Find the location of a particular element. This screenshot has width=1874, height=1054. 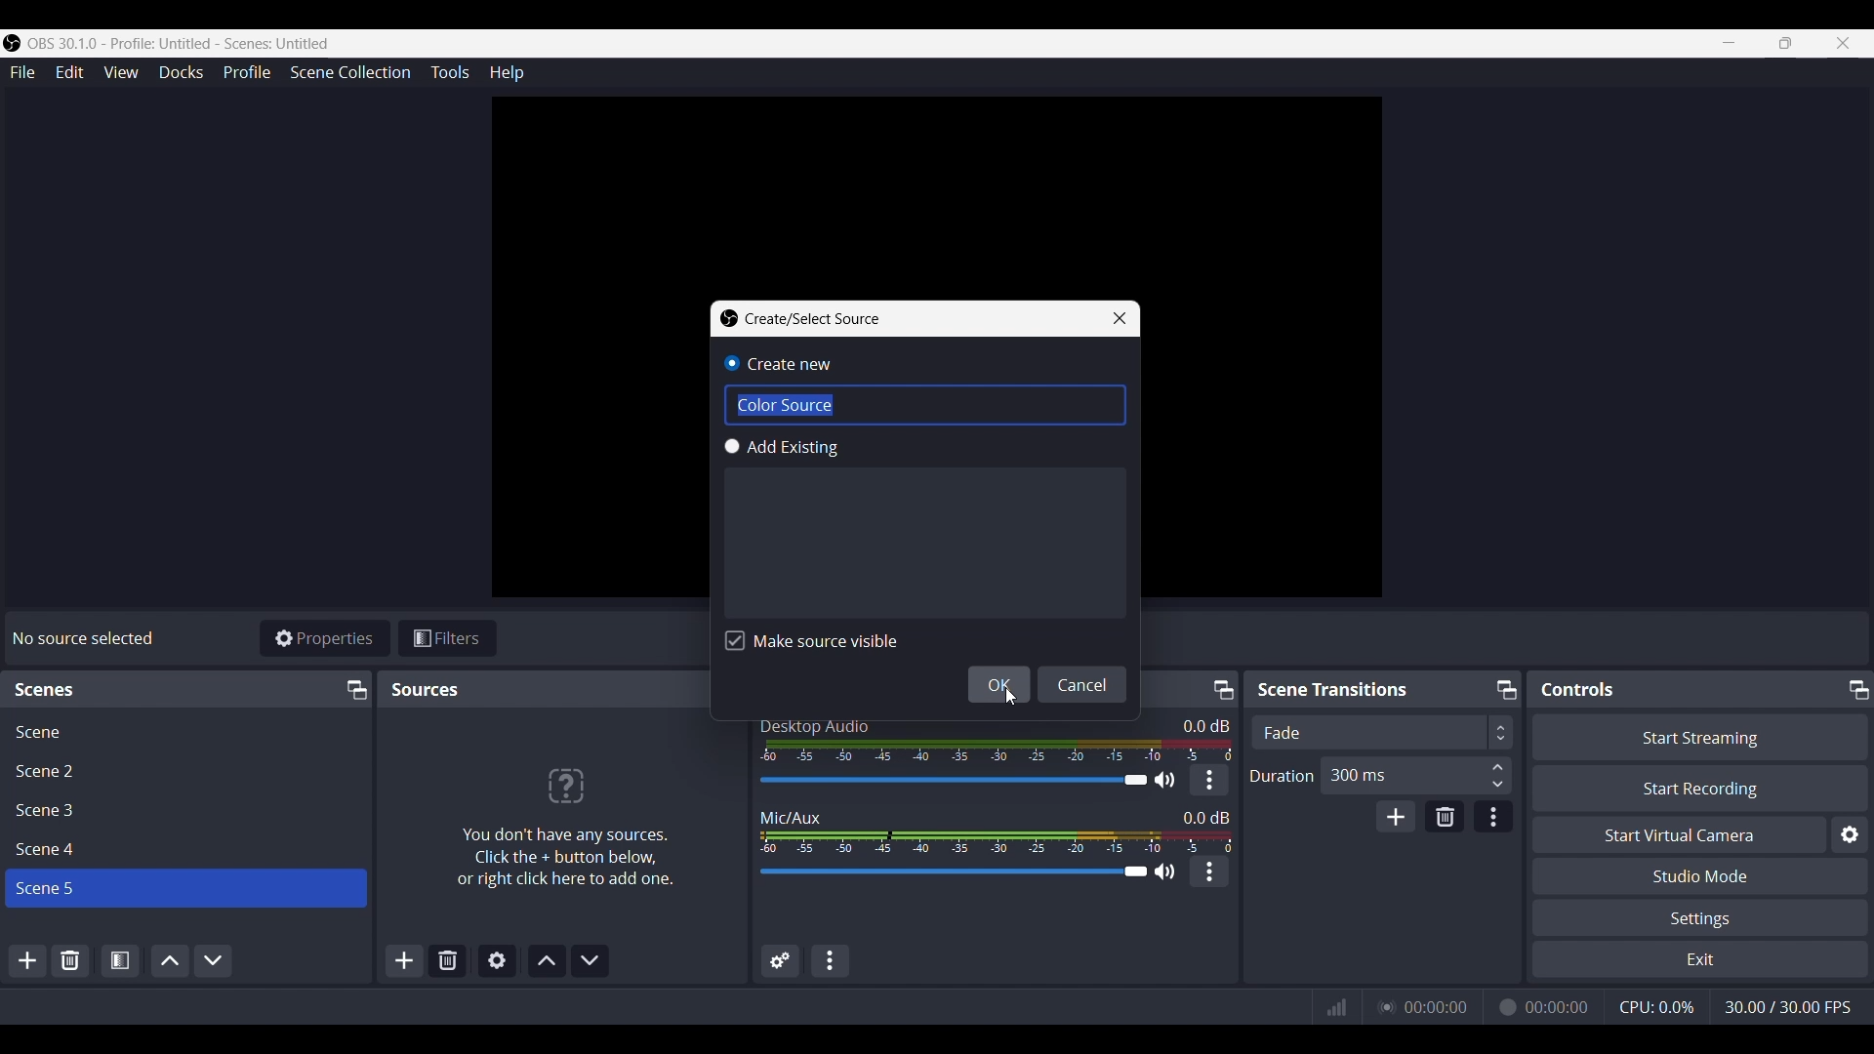

Cancel is located at coordinates (1083, 684).